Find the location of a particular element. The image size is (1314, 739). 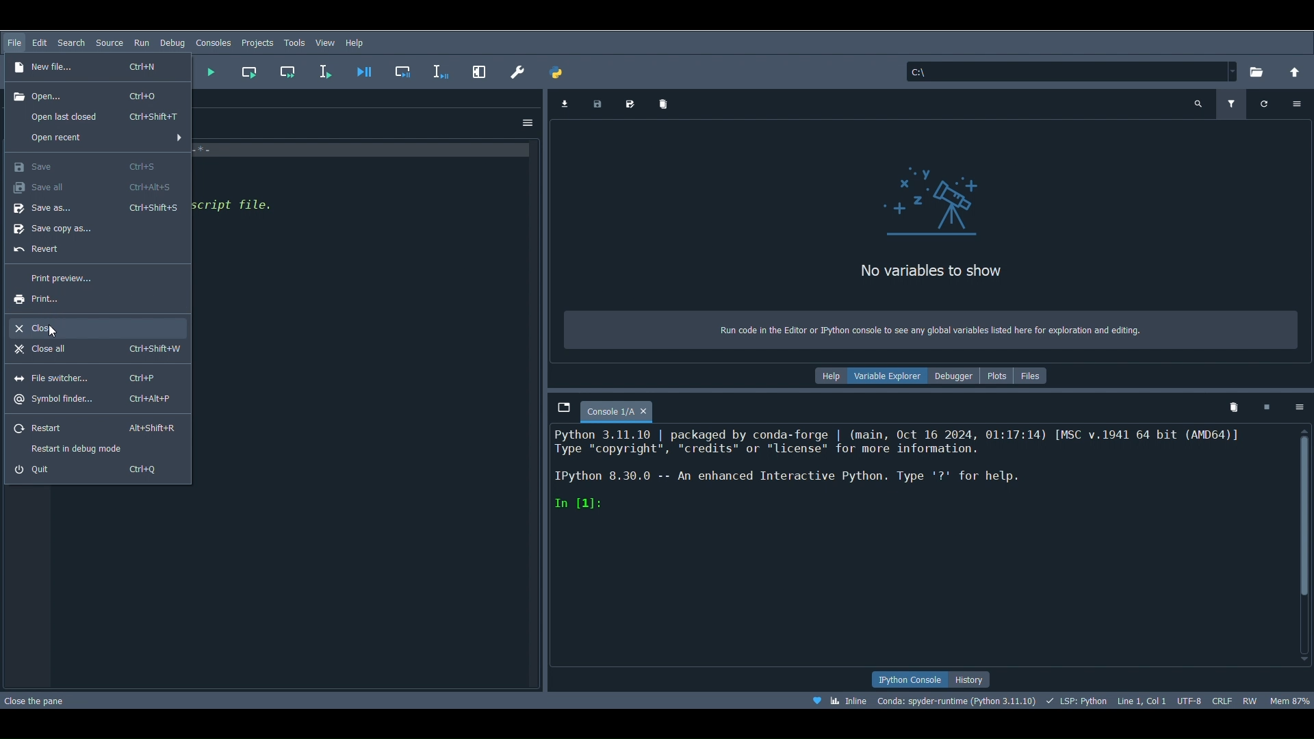

View is located at coordinates (325, 41).